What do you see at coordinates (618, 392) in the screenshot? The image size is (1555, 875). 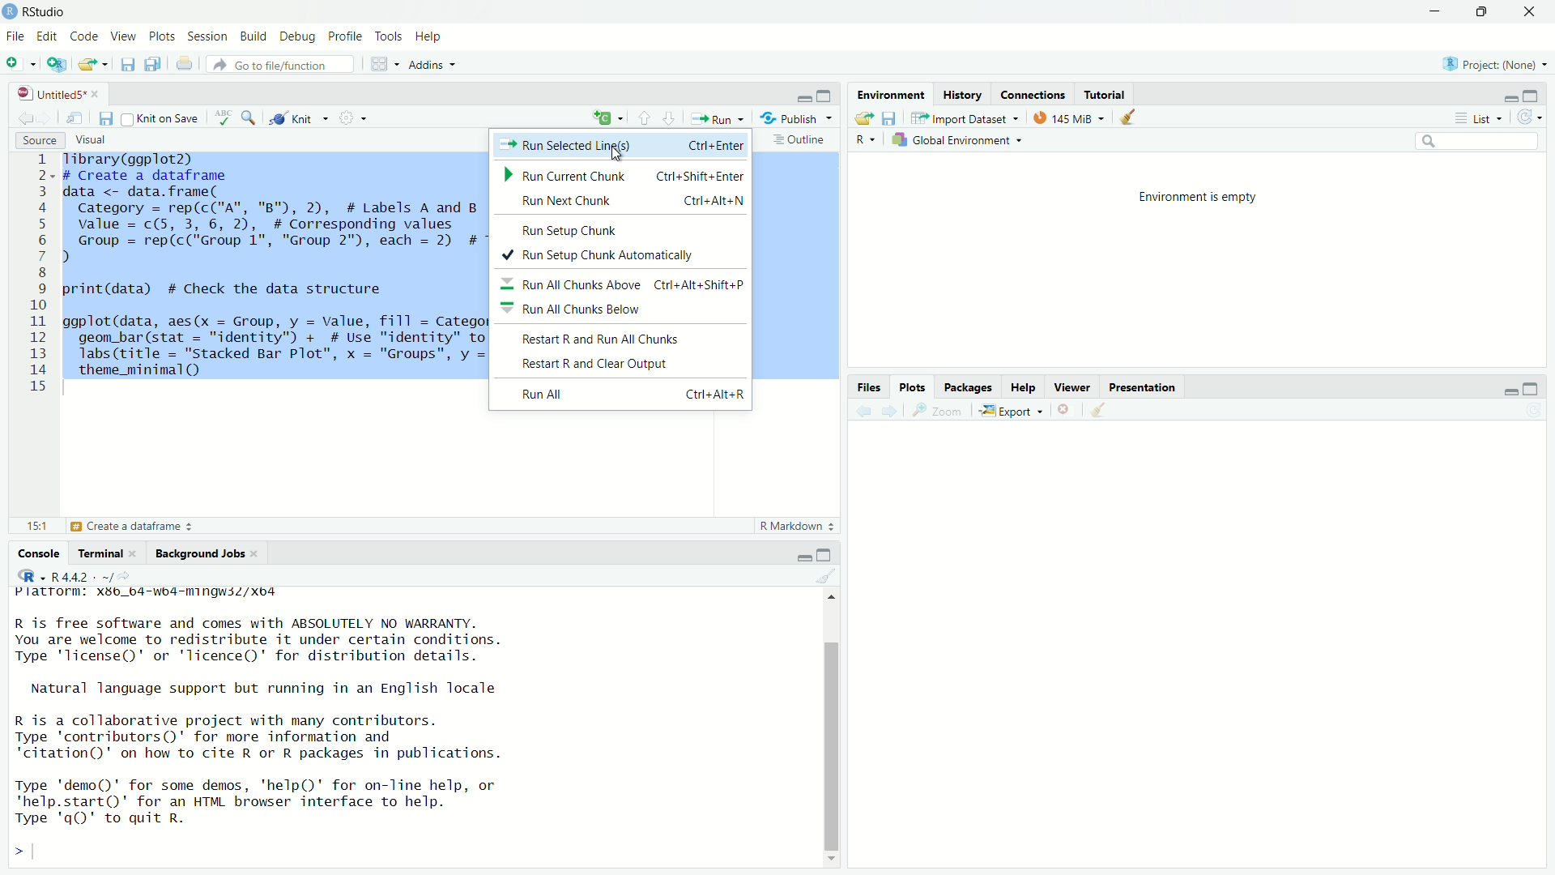 I see `Run All Ctri+Alt+R` at bounding box center [618, 392].